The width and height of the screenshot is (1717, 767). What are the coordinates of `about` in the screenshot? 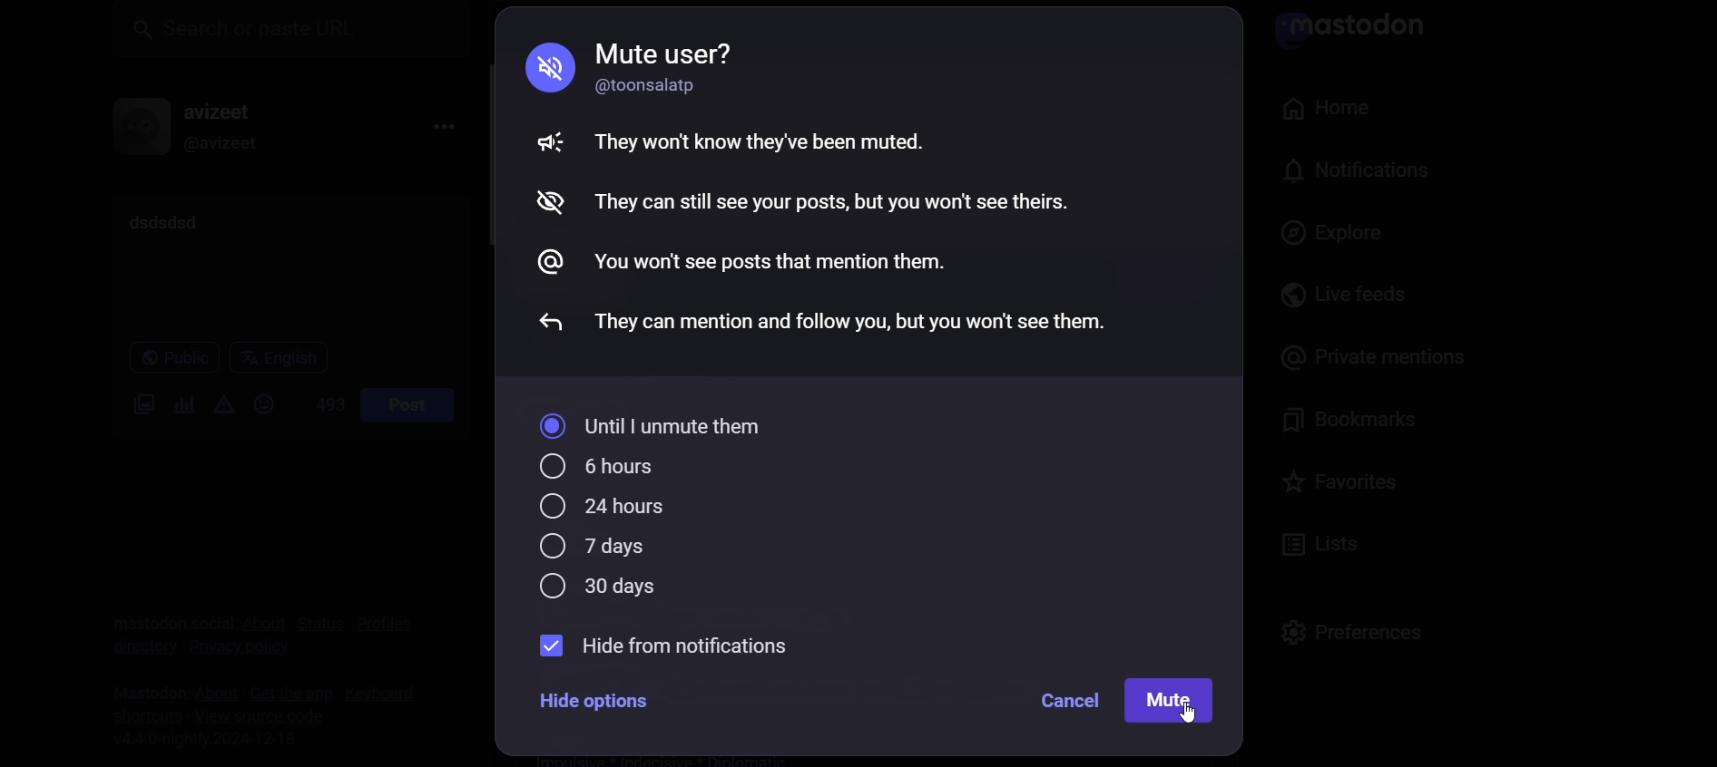 It's located at (210, 685).